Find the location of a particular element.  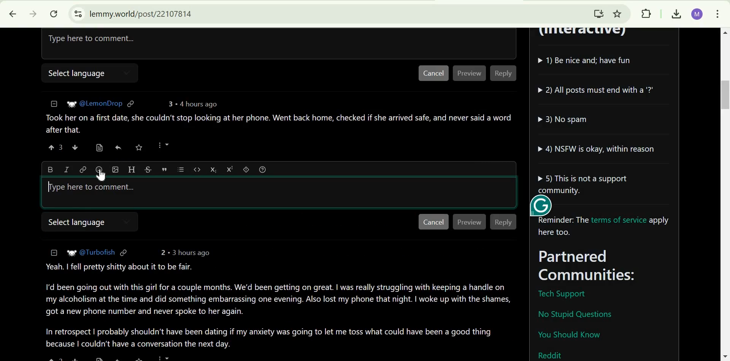

Reply is located at coordinates (504, 222).